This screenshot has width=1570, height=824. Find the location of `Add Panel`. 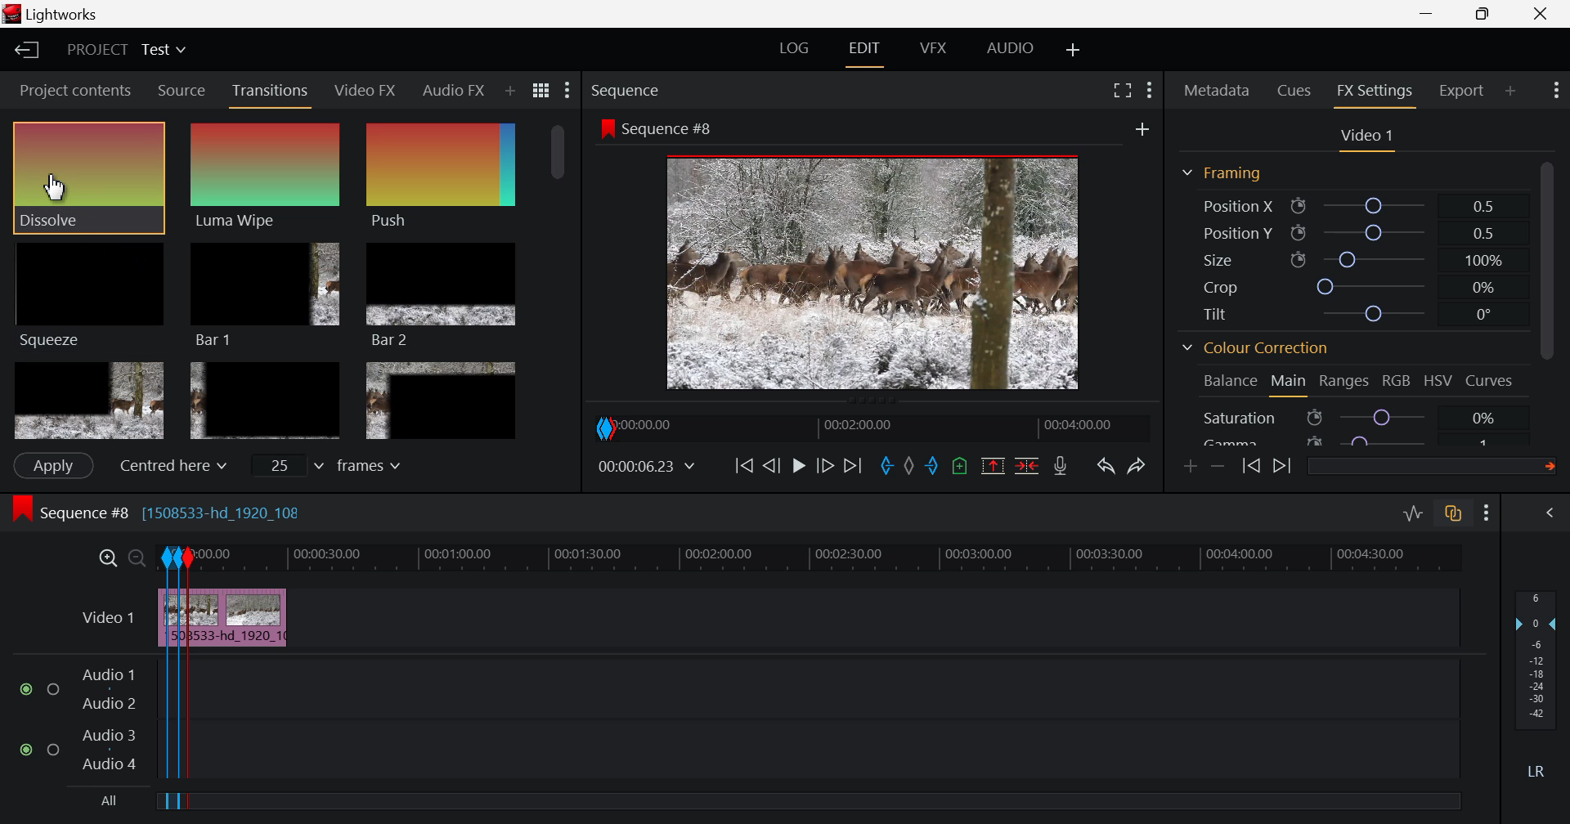

Add Panel is located at coordinates (509, 92).